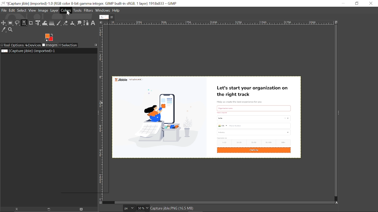 The height and width of the screenshot is (212, 378). Describe the element at coordinates (113, 17) in the screenshot. I see `Close current tab` at that location.